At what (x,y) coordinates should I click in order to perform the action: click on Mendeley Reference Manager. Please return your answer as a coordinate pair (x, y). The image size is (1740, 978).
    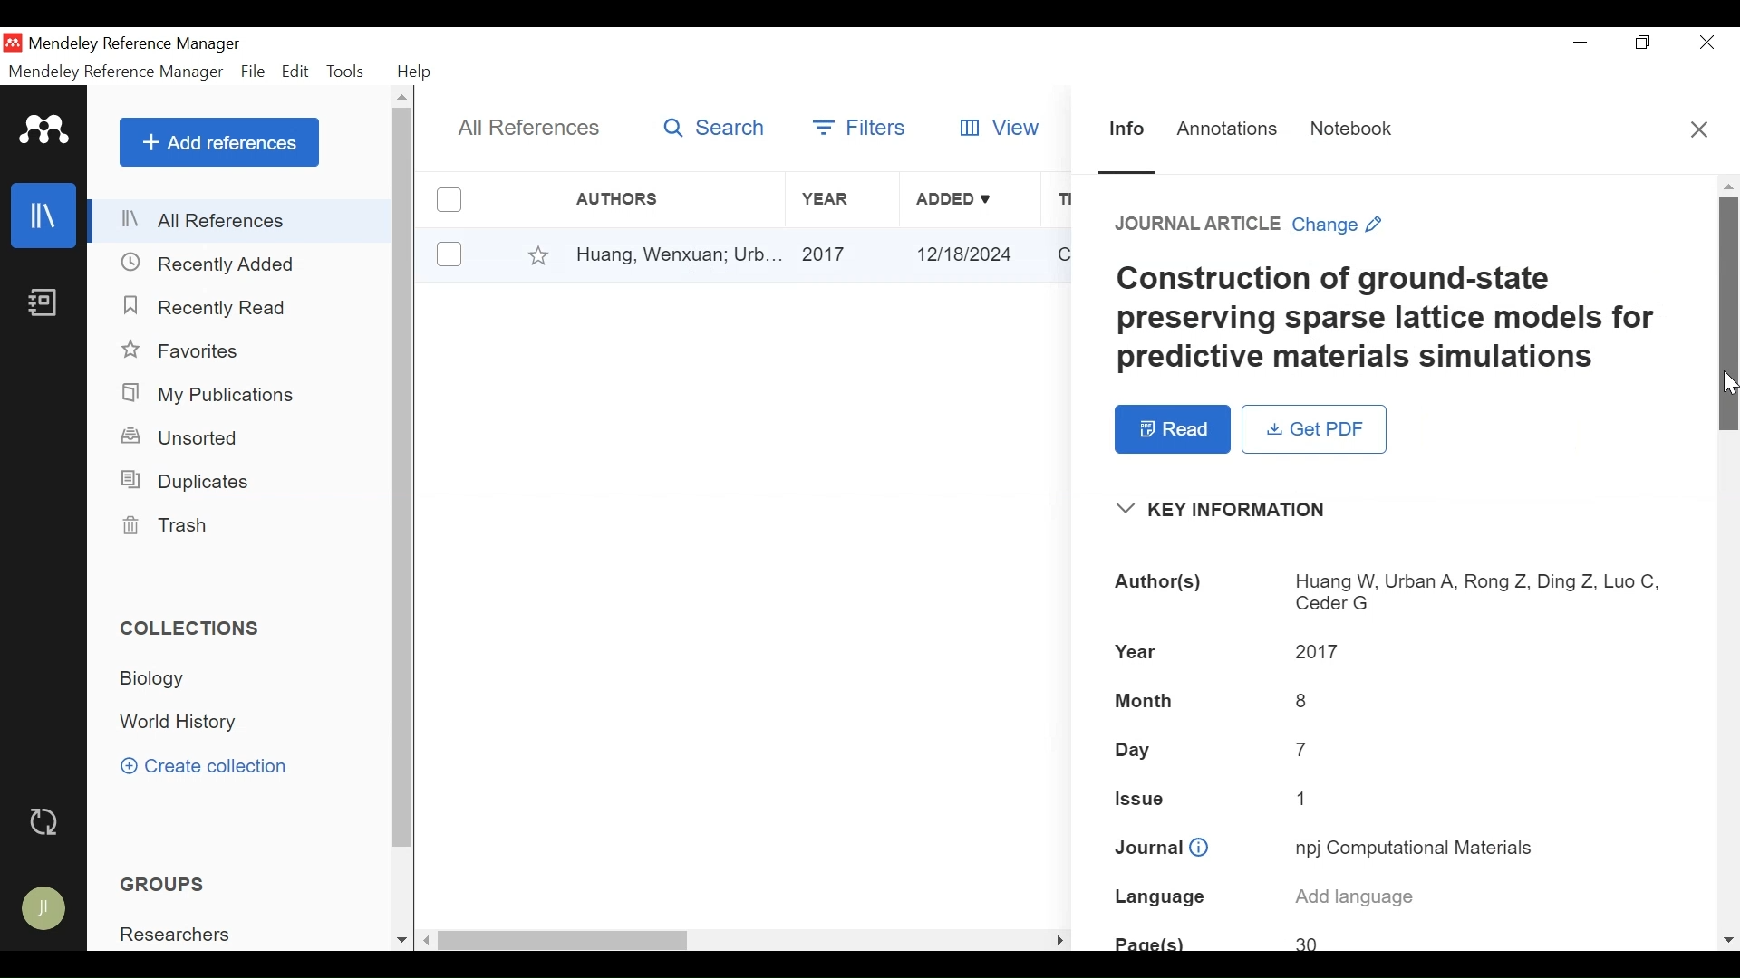
    Looking at the image, I should click on (116, 72).